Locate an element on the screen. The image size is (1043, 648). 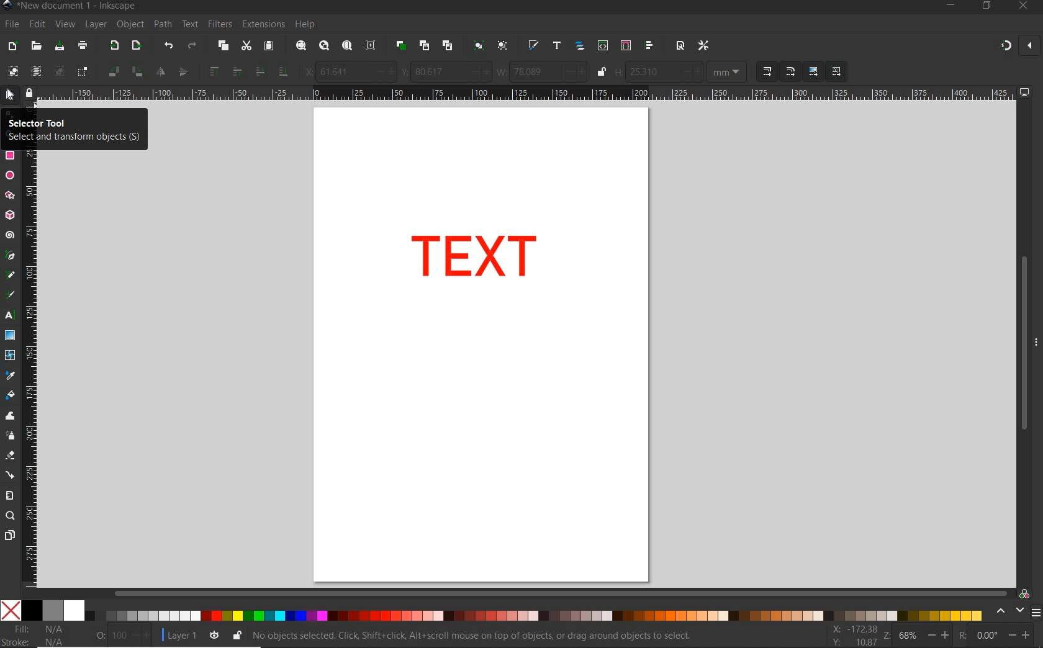
file is located at coordinates (11, 24).